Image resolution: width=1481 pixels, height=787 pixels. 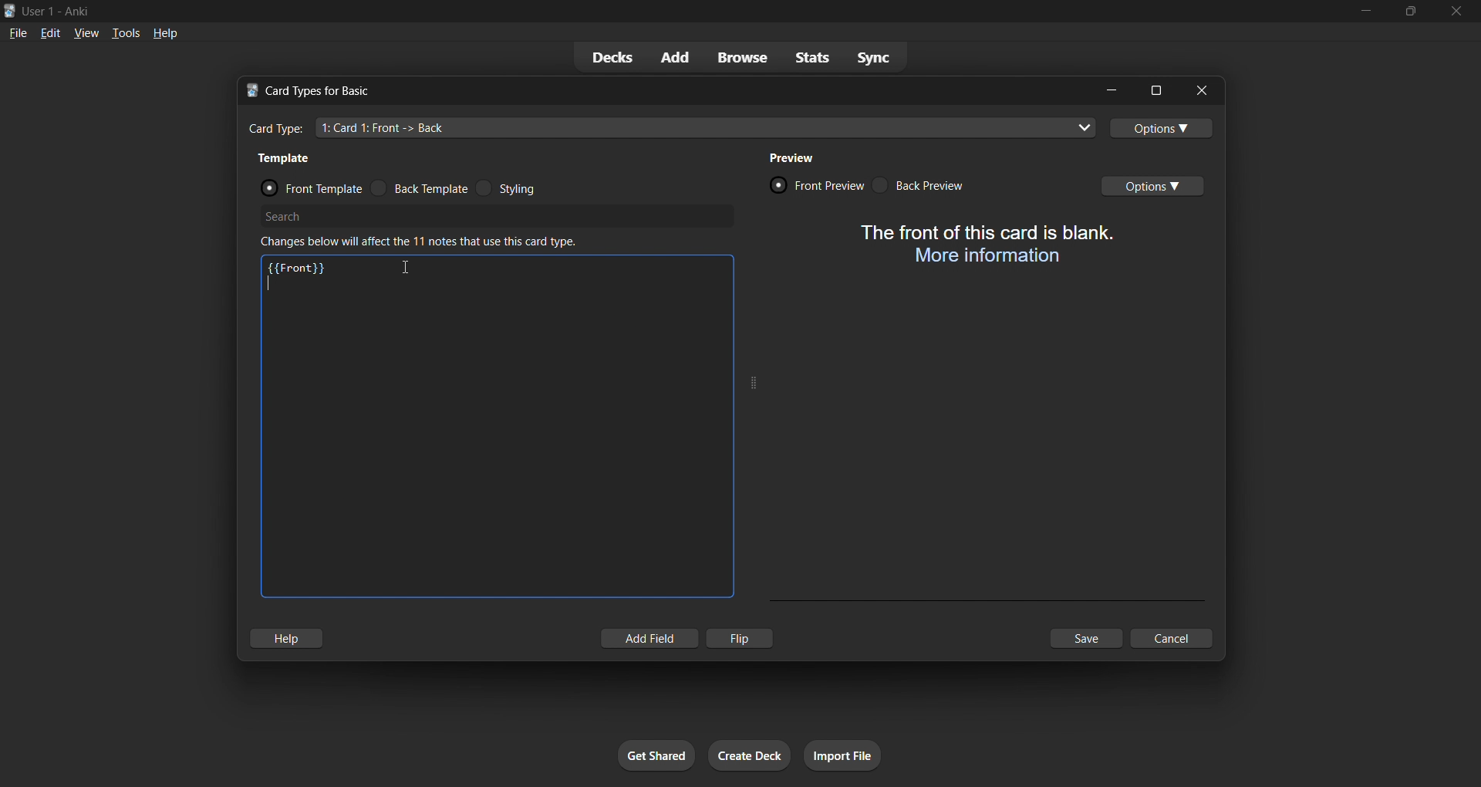 What do you see at coordinates (83, 32) in the screenshot?
I see `view` at bounding box center [83, 32].